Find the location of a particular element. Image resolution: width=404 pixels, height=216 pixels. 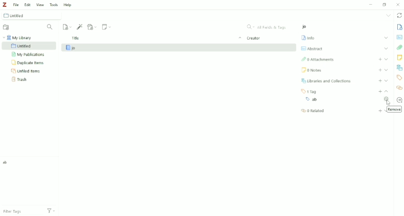

jo is located at coordinates (305, 27).